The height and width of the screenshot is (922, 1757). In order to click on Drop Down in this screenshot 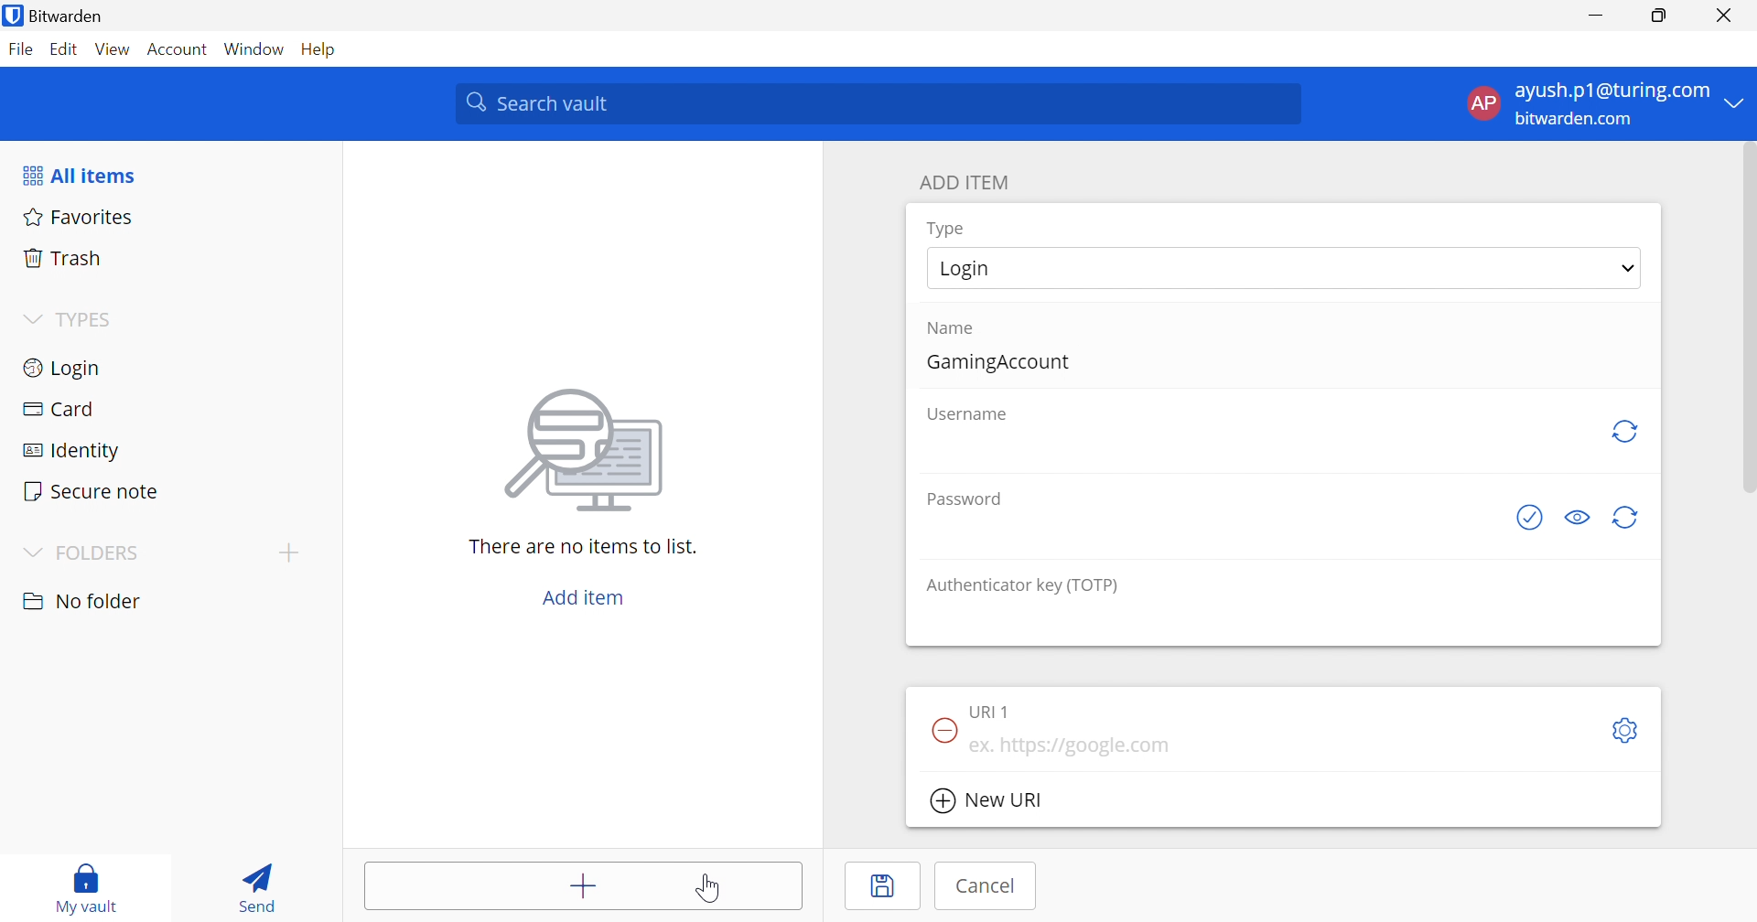, I will do `click(28, 552)`.